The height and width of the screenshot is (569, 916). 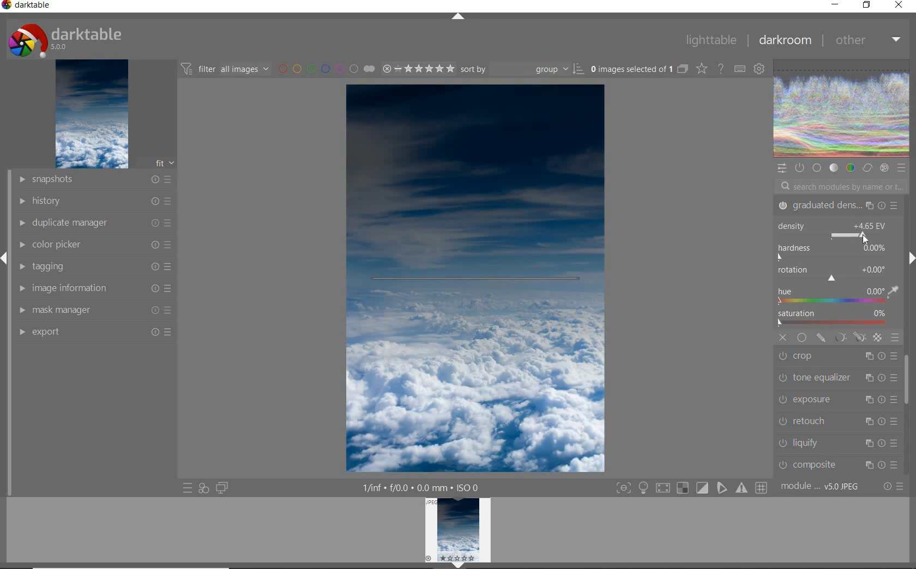 I want to click on HUE, so click(x=838, y=296).